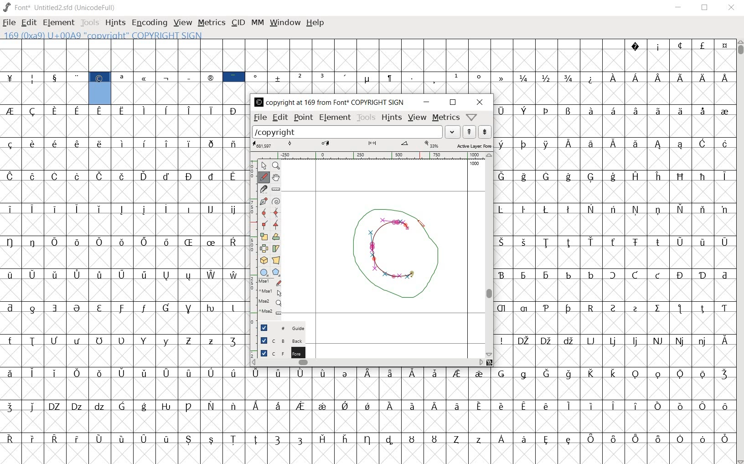 Image resolution: width=744 pixels, height=464 pixels. What do you see at coordinates (327, 103) in the screenshot?
I see `COPYRIGHT AT 169 FROM FONT COPYRIGHT SIGN` at bounding box center [327, 103].